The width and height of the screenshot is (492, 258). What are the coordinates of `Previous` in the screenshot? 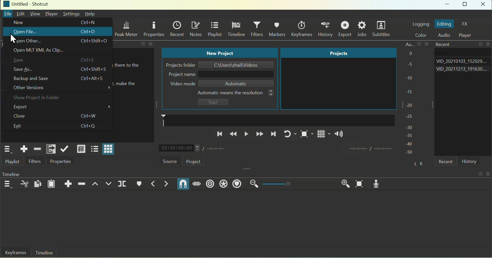 It's located at (219, 134).